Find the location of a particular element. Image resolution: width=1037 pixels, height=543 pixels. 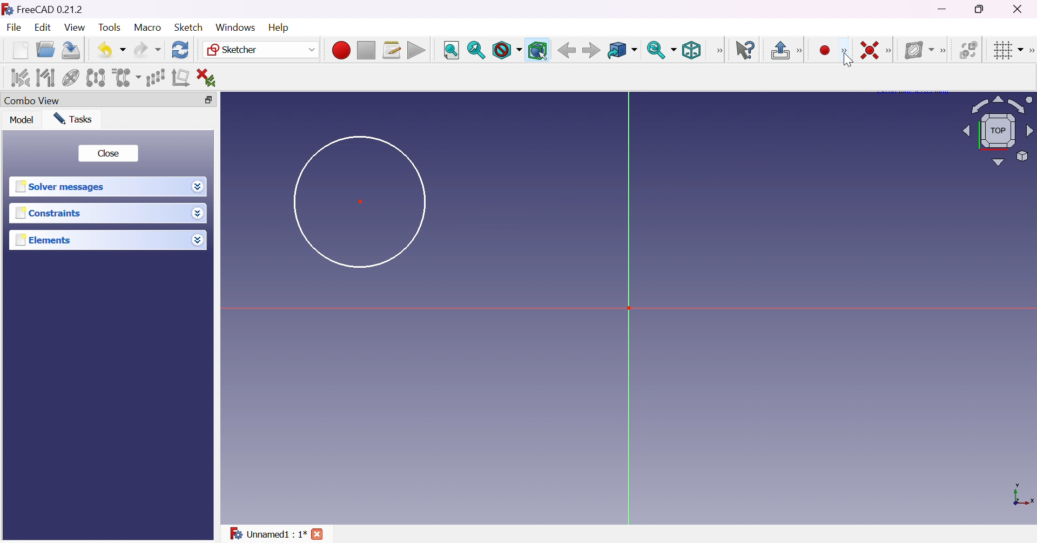

x, y axis is located at coordinates (1022, 496).